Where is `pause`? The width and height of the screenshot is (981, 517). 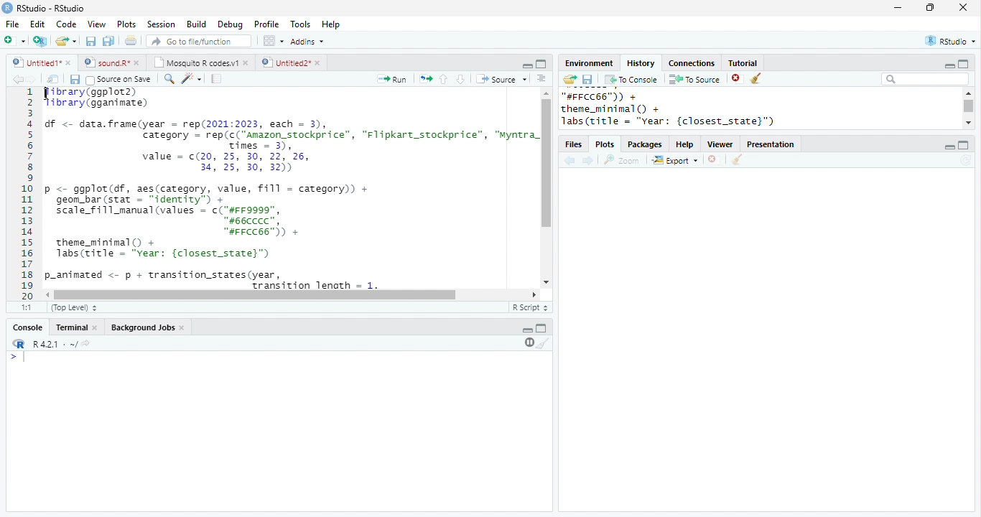
pause is located at coordinates (528, 343).